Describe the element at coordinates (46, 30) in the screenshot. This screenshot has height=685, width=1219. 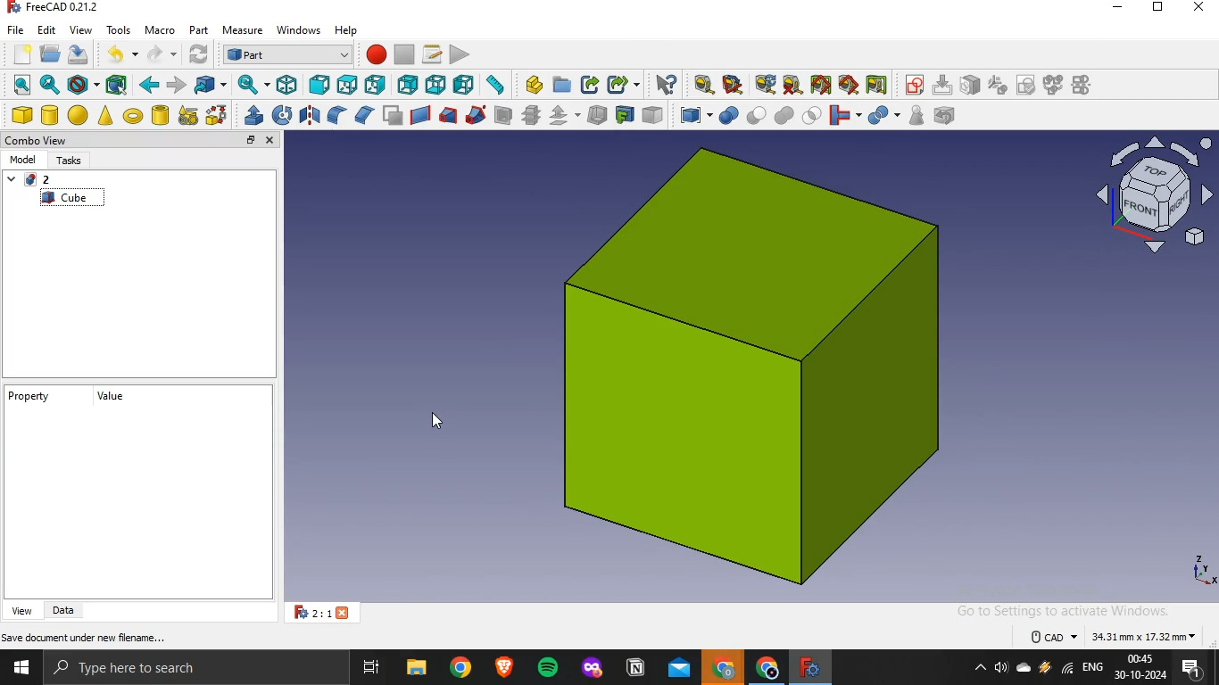
I see `edit` at that location.